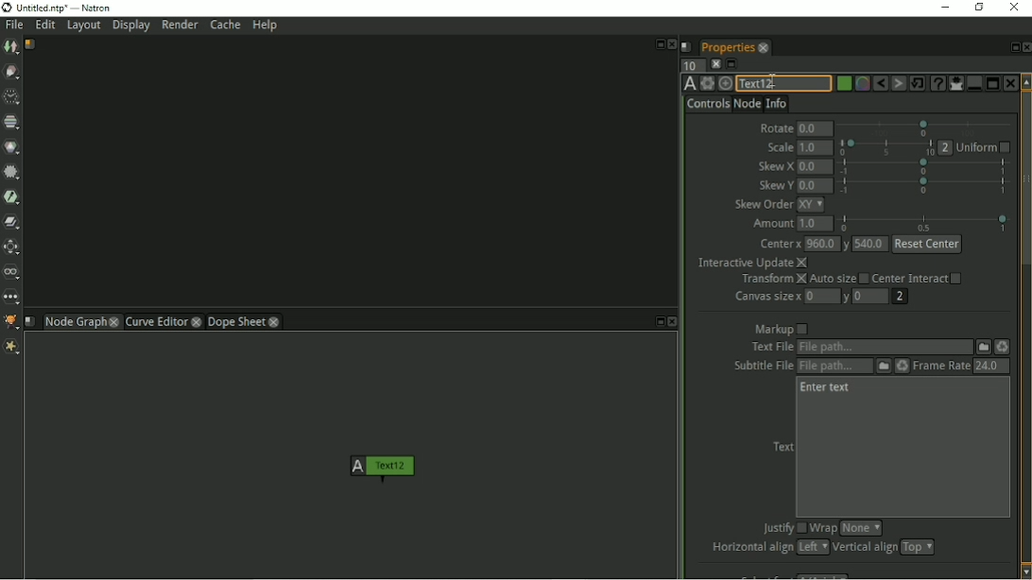  What do you see at coordinates (14, 26) in the screenshot?
I see `File` at bounding box center [14, 26].